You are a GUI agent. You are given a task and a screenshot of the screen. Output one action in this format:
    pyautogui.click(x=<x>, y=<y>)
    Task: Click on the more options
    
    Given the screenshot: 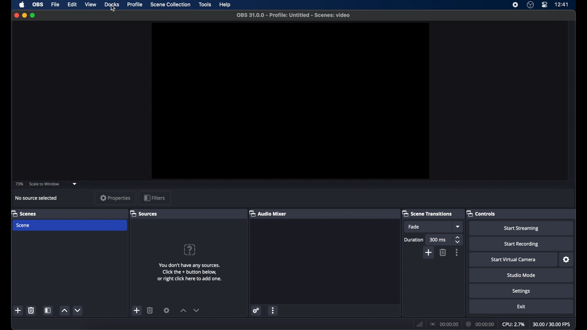 What is the action you would take?
    pyautogui.click(x=273, y=310)
    